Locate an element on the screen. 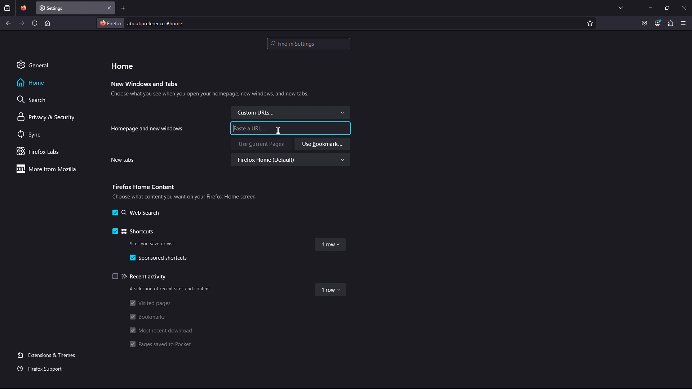 This screenshot has width=692, height=389. Back is located at coordinates (9, 23).